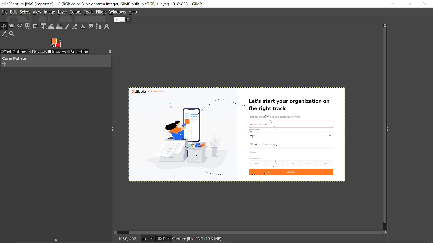 The height and width of the screenshot is (243, 433). What do you see at coordinates (129, 20) in the screenshot?
I see `Close tab` at bounding box center [129, 20].